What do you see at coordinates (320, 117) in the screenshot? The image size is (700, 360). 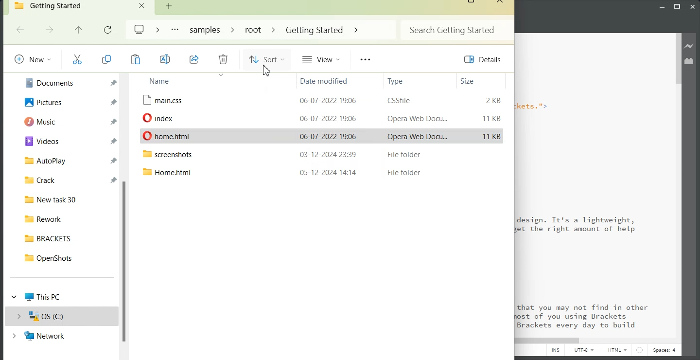 I see `File` at bounding box center [320, 117].